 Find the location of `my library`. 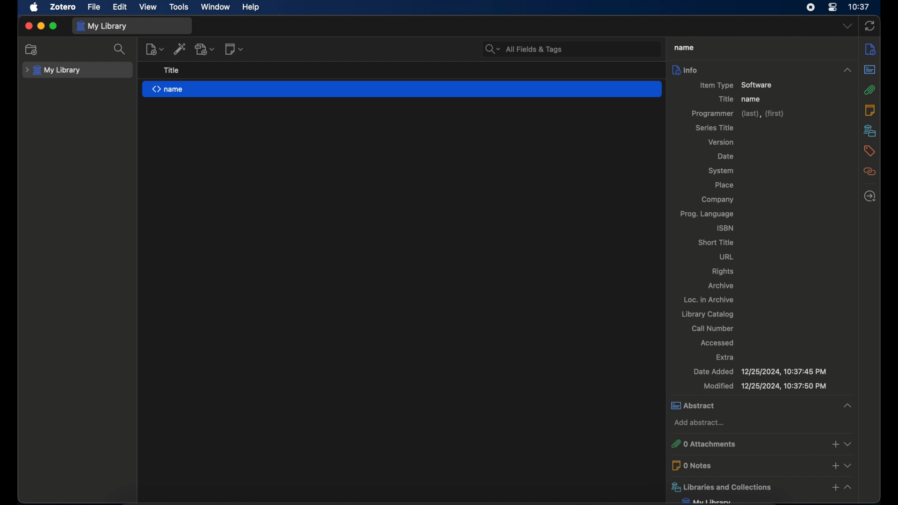

my library is located at coordinates (53, 70).